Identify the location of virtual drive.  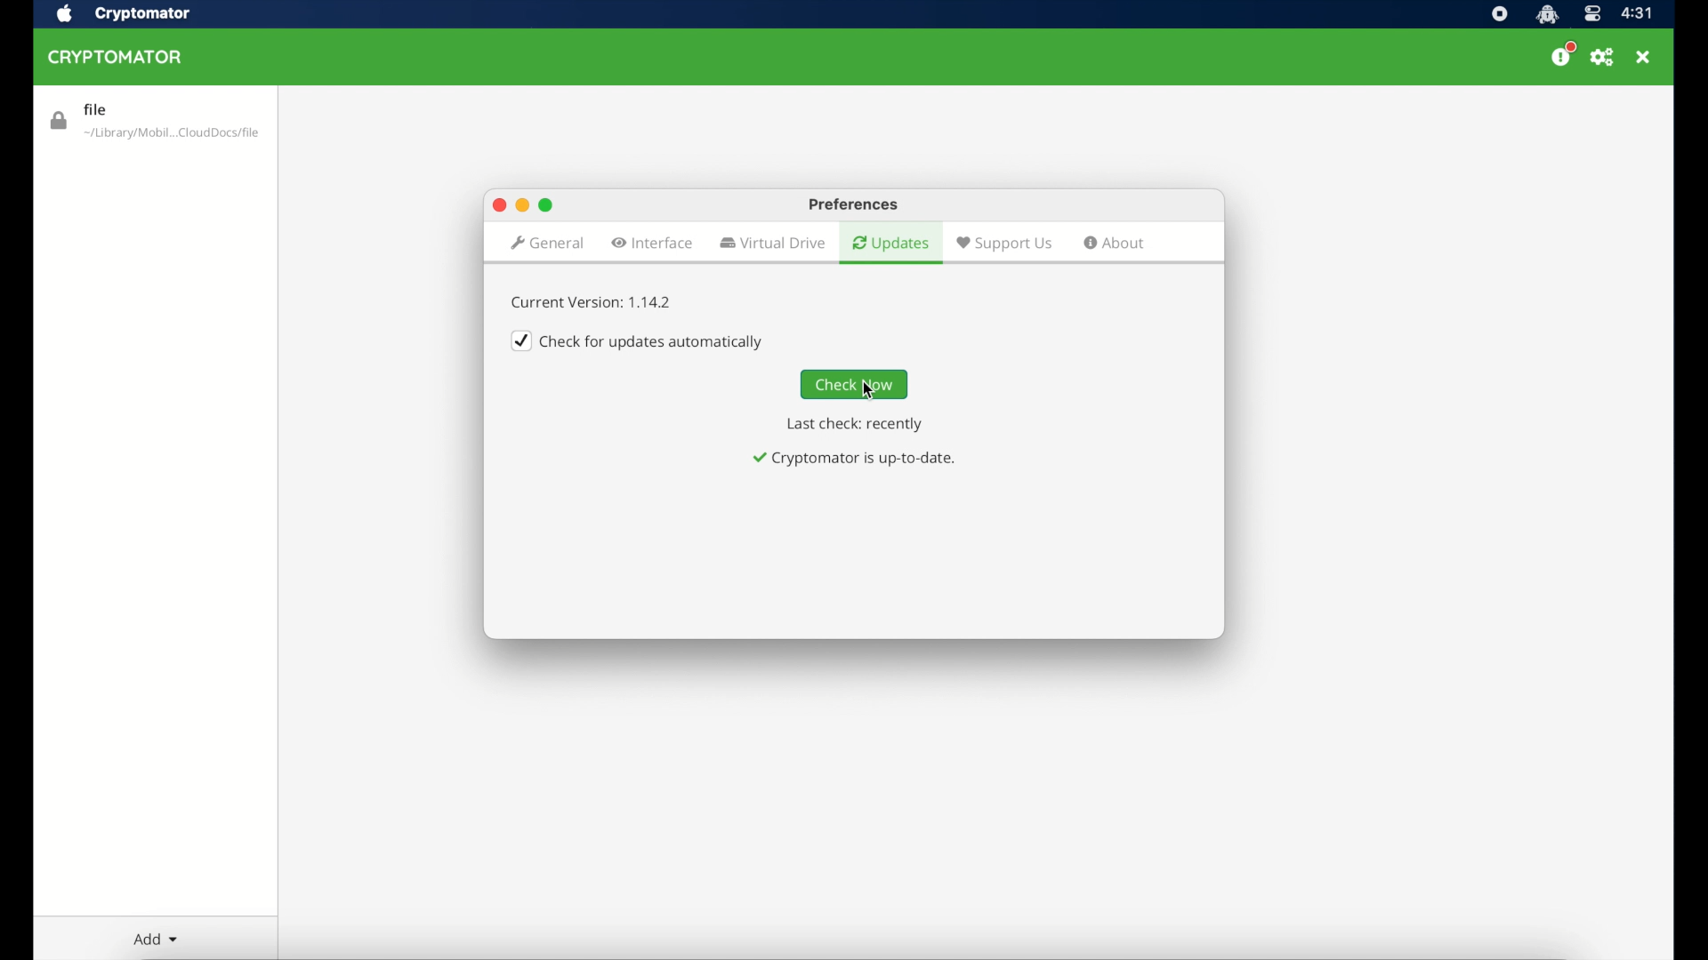
(773, 244).